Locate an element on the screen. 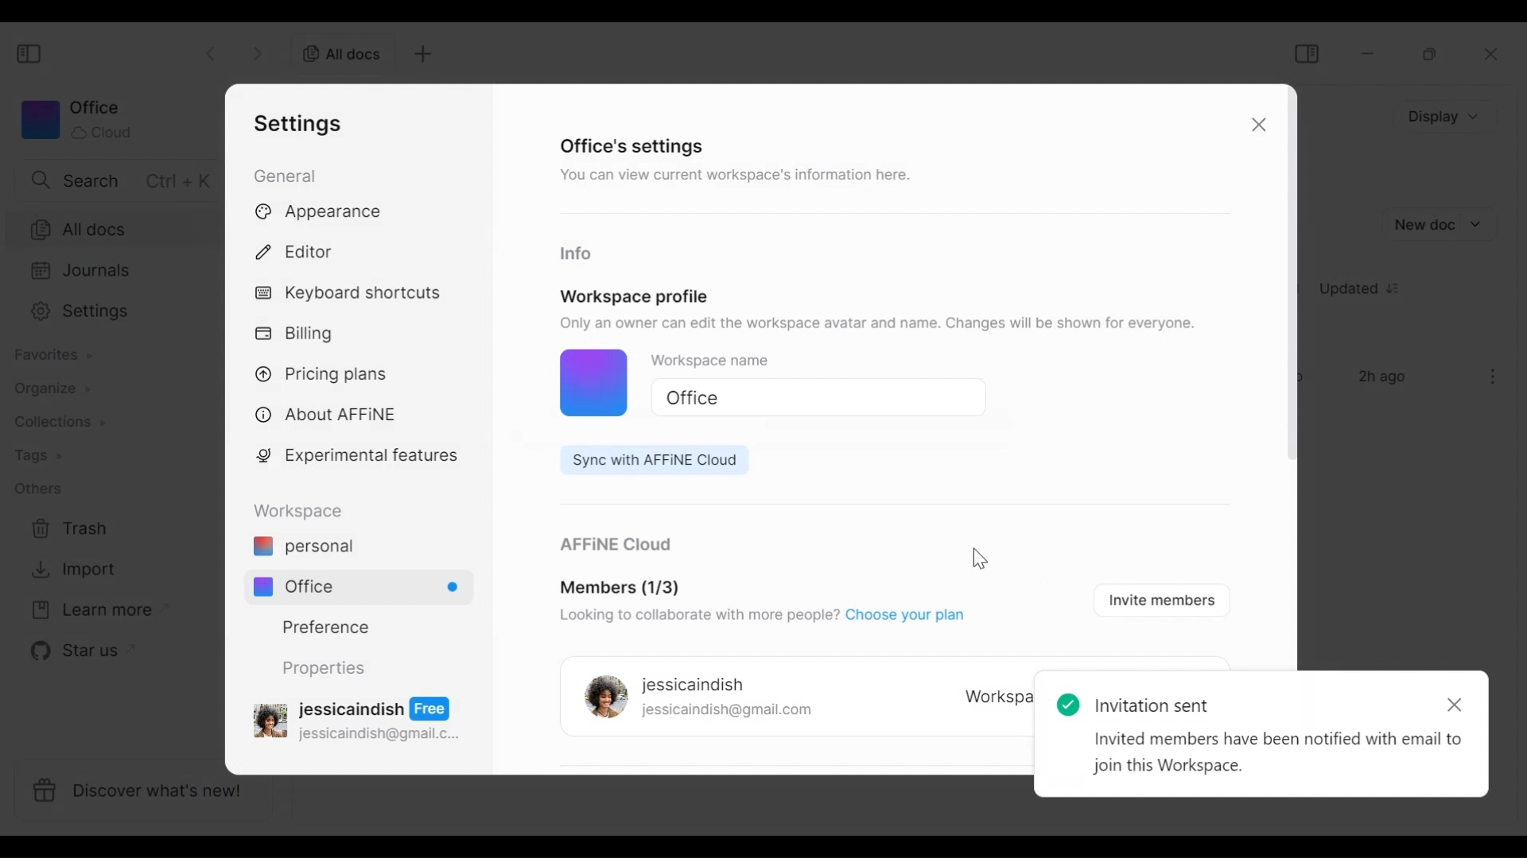  Preference is located at coordinates (320, 626).